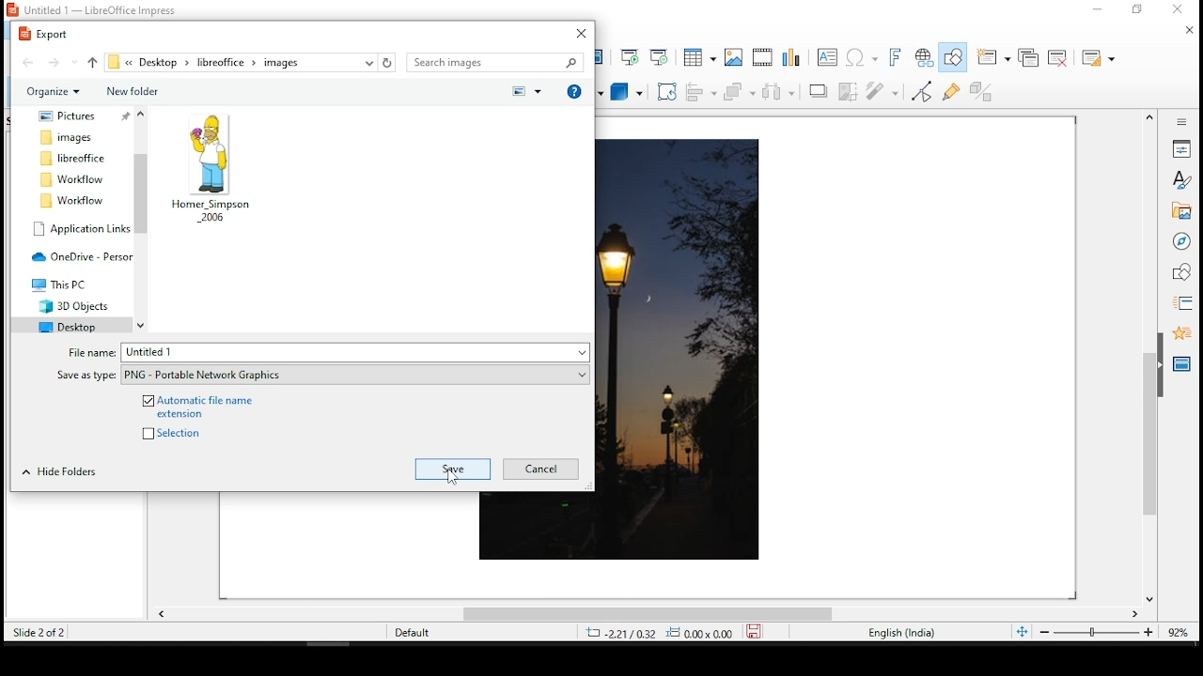 The image size is (1203, 676). Describe the element at coordinates (75, 159) in the screenshot. I see `folder` at that location.